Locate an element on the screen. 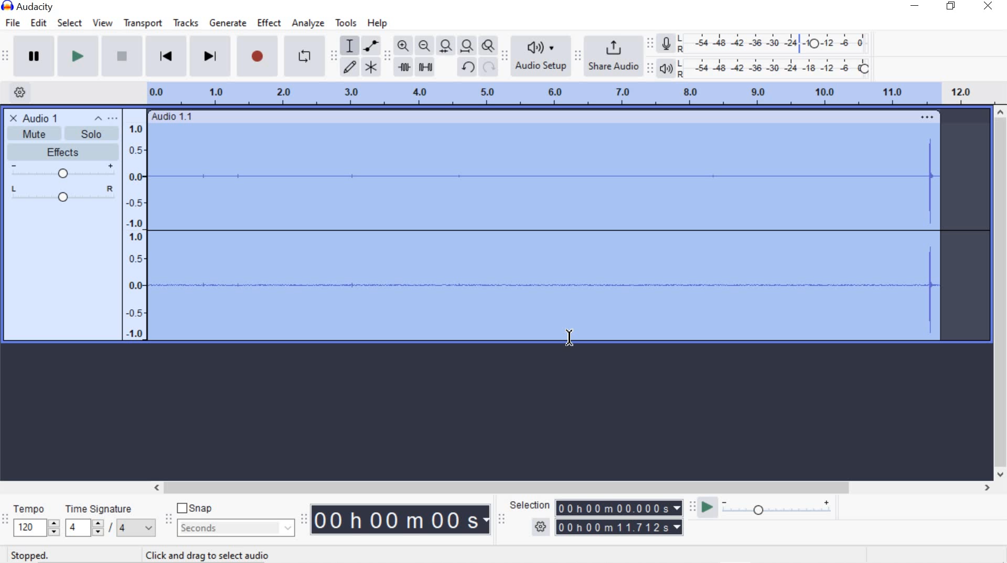 This screenshot has height=563, width=1007. view is located at coordinates (103, 23).